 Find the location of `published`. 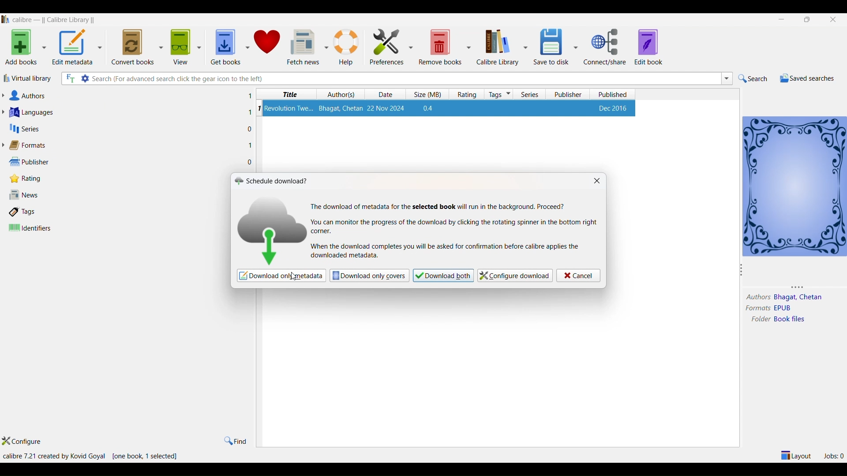

published is located at coordinates (614, 94).